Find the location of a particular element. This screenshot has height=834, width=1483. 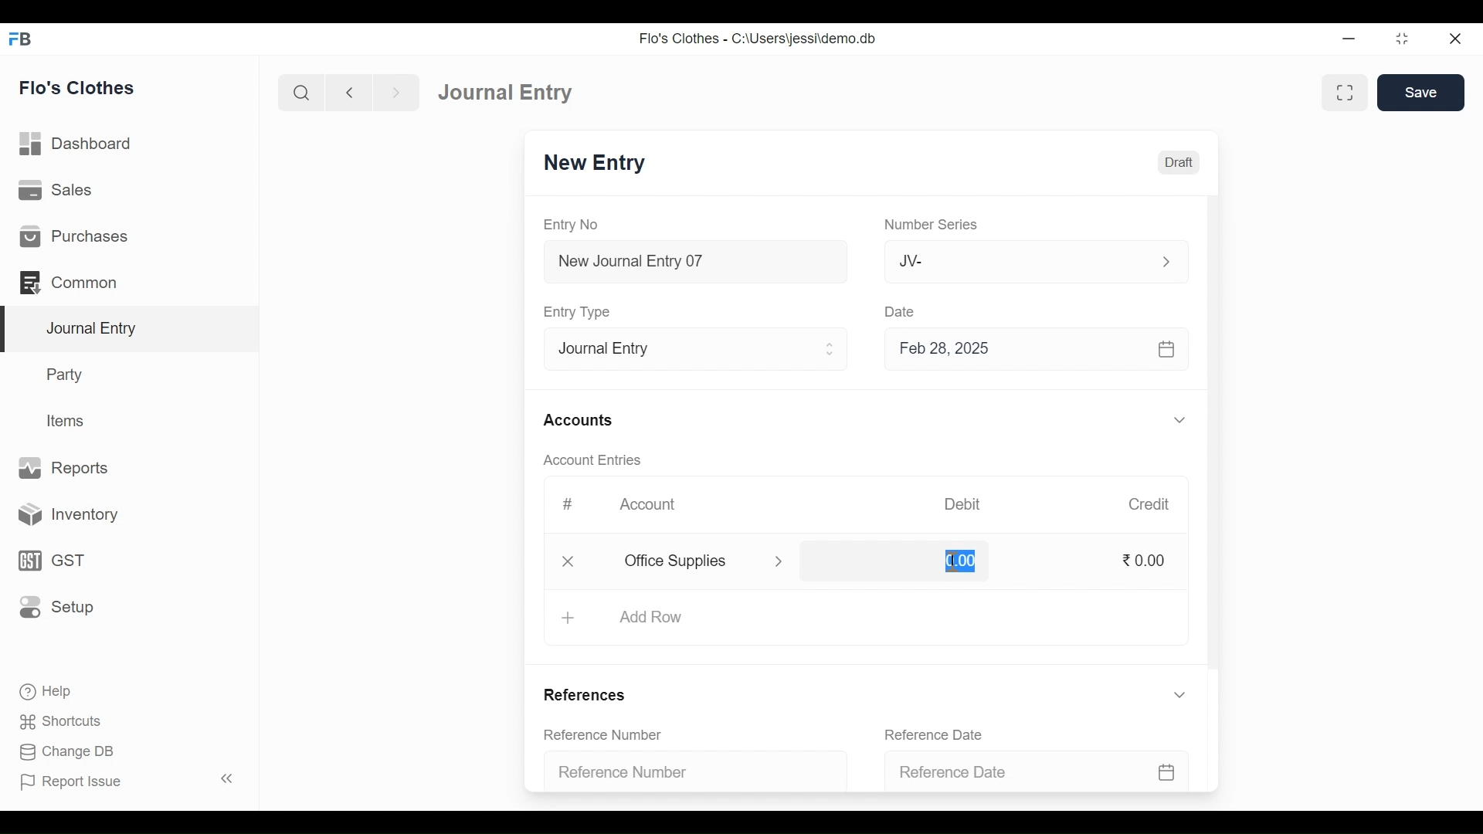

Accounts is located at coordinates (578, 421).